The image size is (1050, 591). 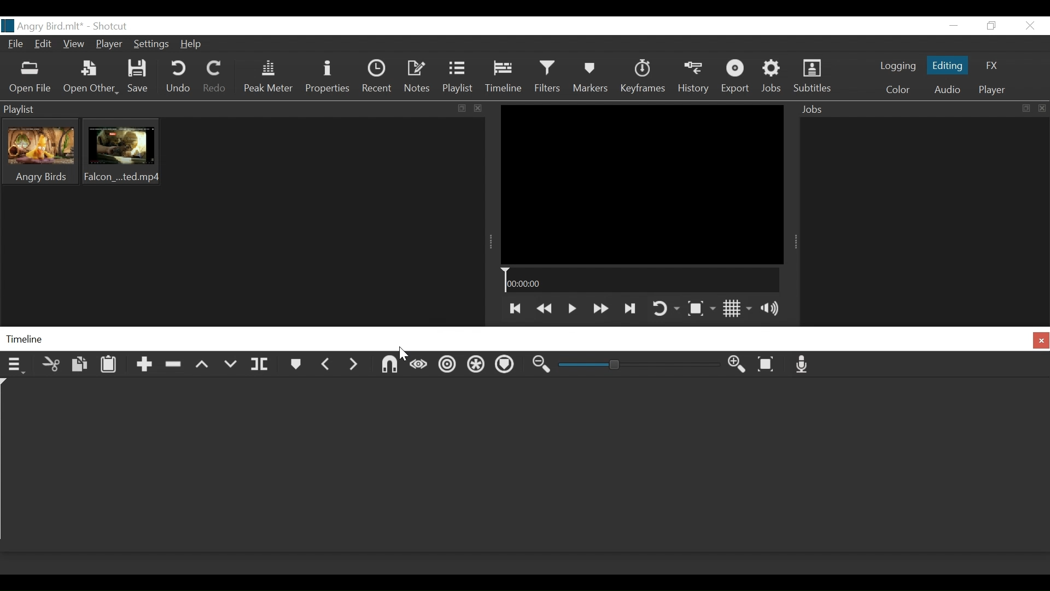 I want to click on FX, so click(x=990, y=66).